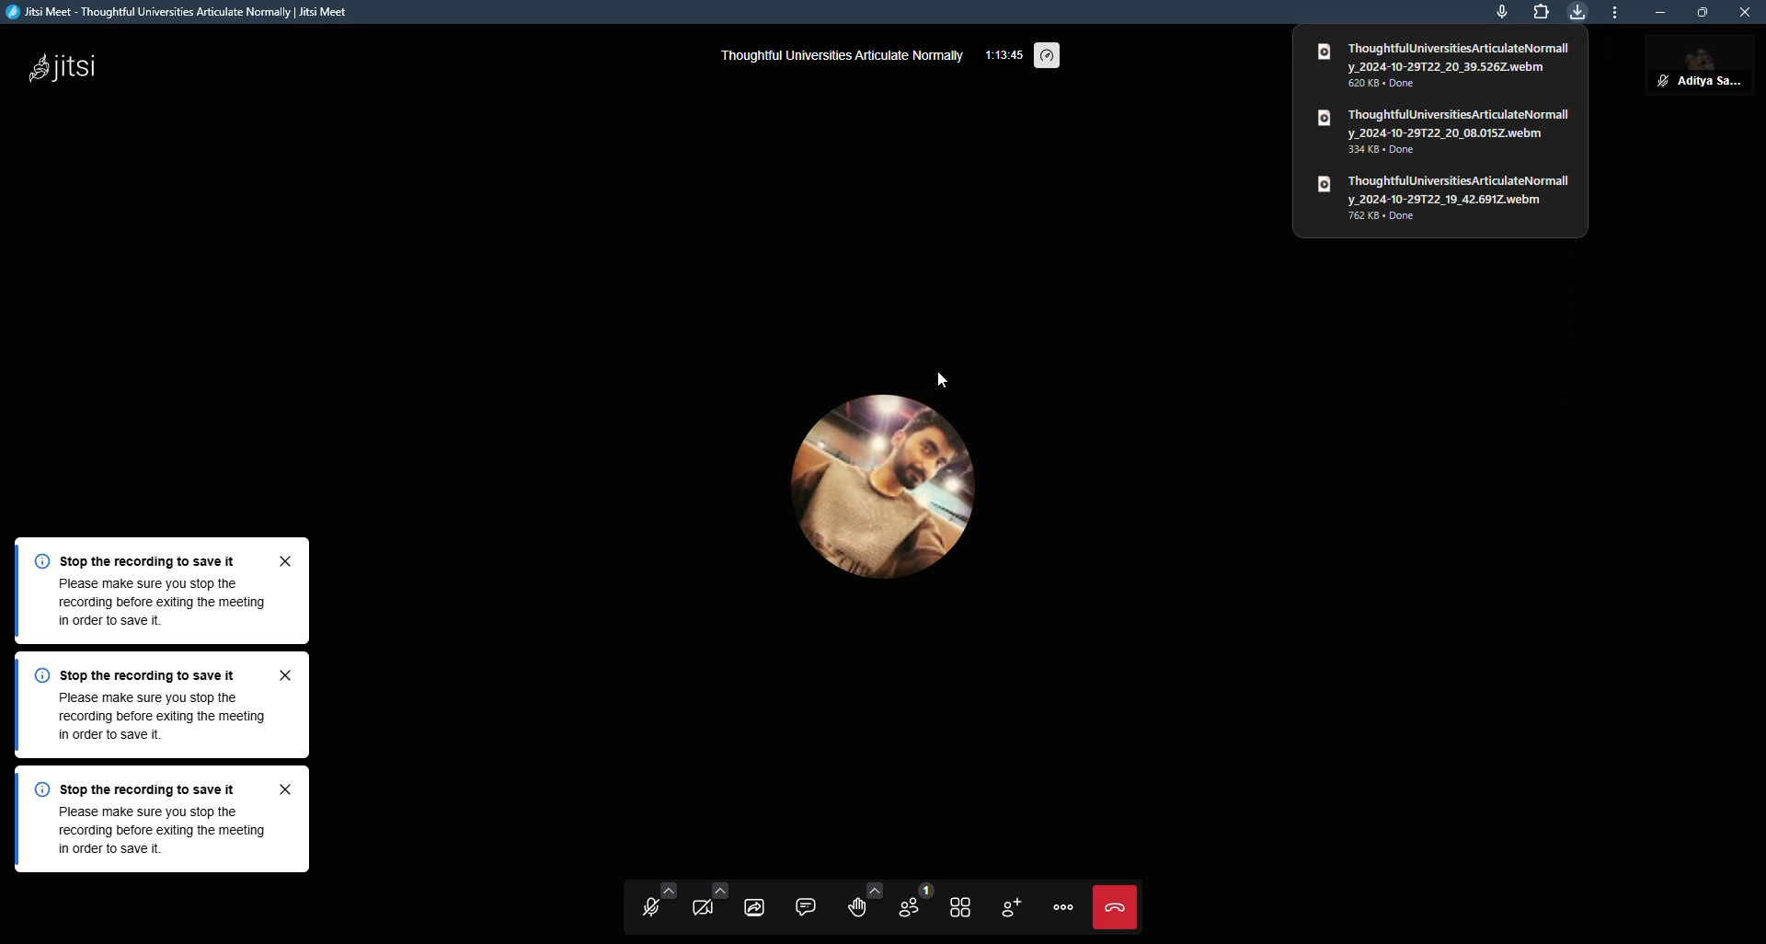 The image size is (1766, 944). Describe the element at coordinates (1118, 905) in the screenshot. I see `end call` at that location.